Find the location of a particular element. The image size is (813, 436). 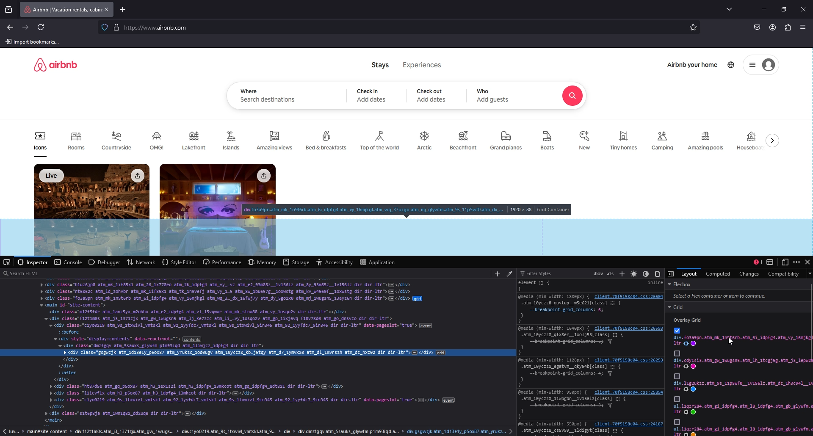

elements is located at coordinates (573, 376).